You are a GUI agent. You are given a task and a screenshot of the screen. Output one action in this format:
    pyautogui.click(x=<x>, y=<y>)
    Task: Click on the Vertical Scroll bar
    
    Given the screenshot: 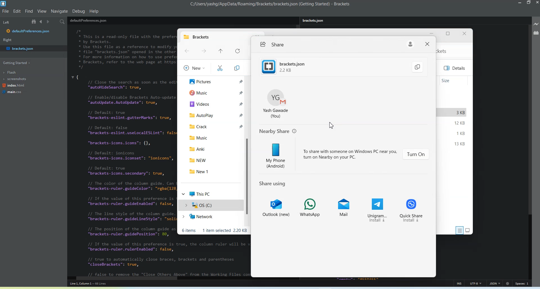 What is the action you would take?
    pyautogui.click(x=529, y=151)
    